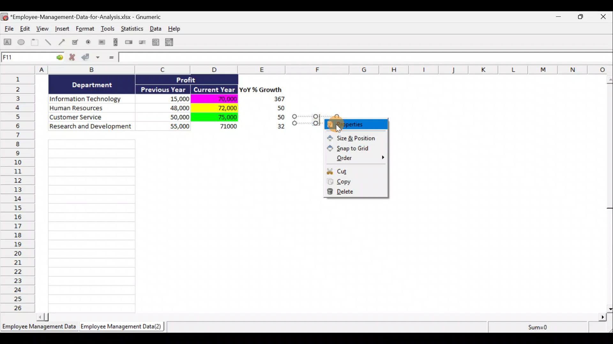 Image resolution: width=613 pixels, height=344 pixels. What do you see at coordinates (609, 192) in the screenshot?
I see `Scroll bar` at bounding box center [609, 192].